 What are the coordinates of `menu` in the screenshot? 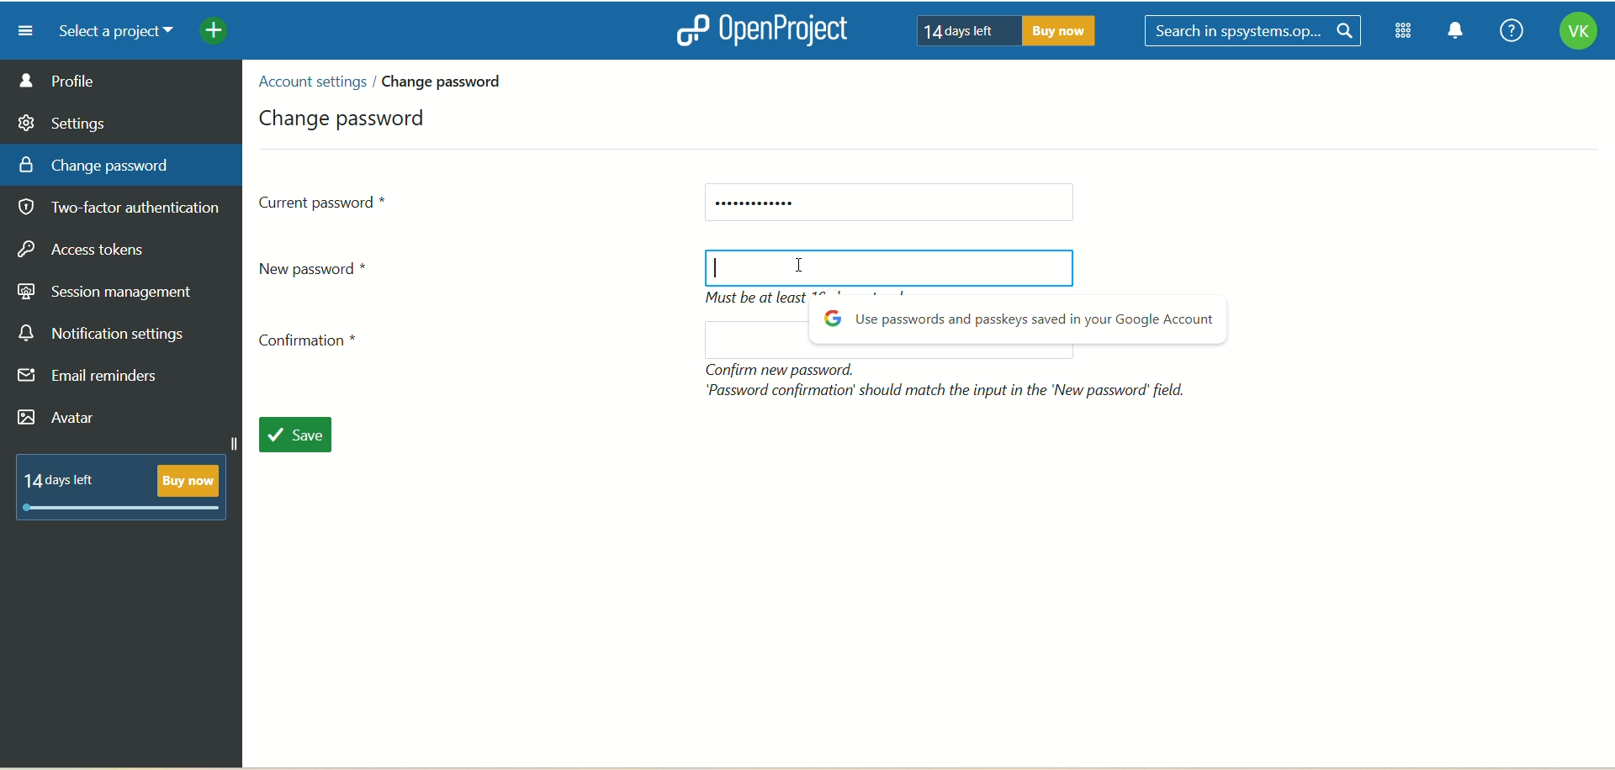 It's located at (19, 30).